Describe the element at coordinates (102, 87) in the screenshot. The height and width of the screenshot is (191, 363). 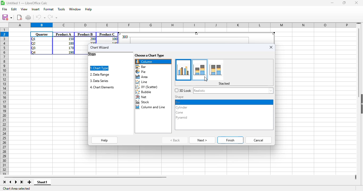
I see `4. chart elements` at that location.